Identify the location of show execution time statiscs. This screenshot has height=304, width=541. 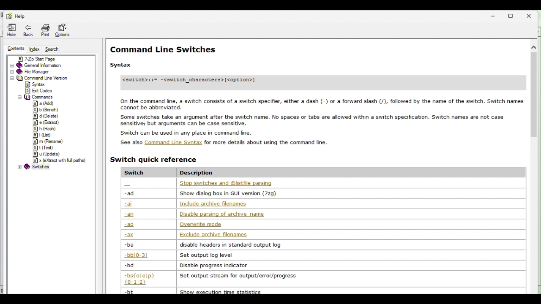
(221, 291).